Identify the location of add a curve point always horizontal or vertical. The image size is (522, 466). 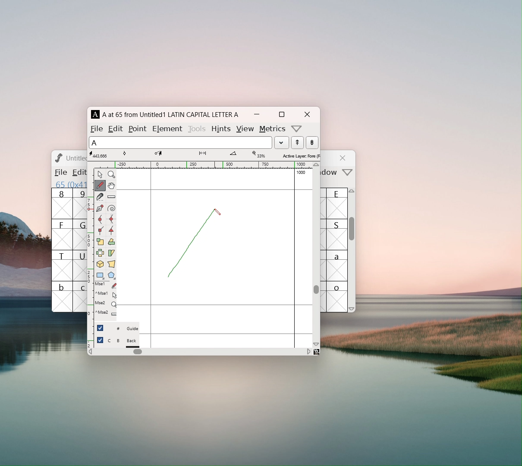
(111, 219).